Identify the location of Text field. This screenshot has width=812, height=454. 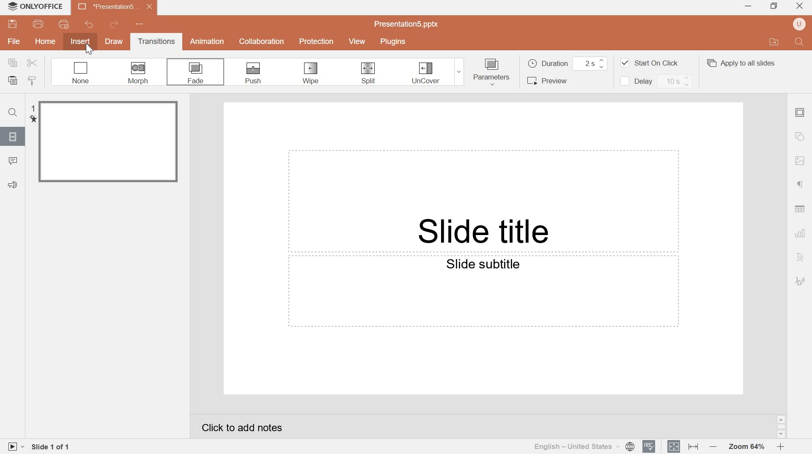
(483, 292).